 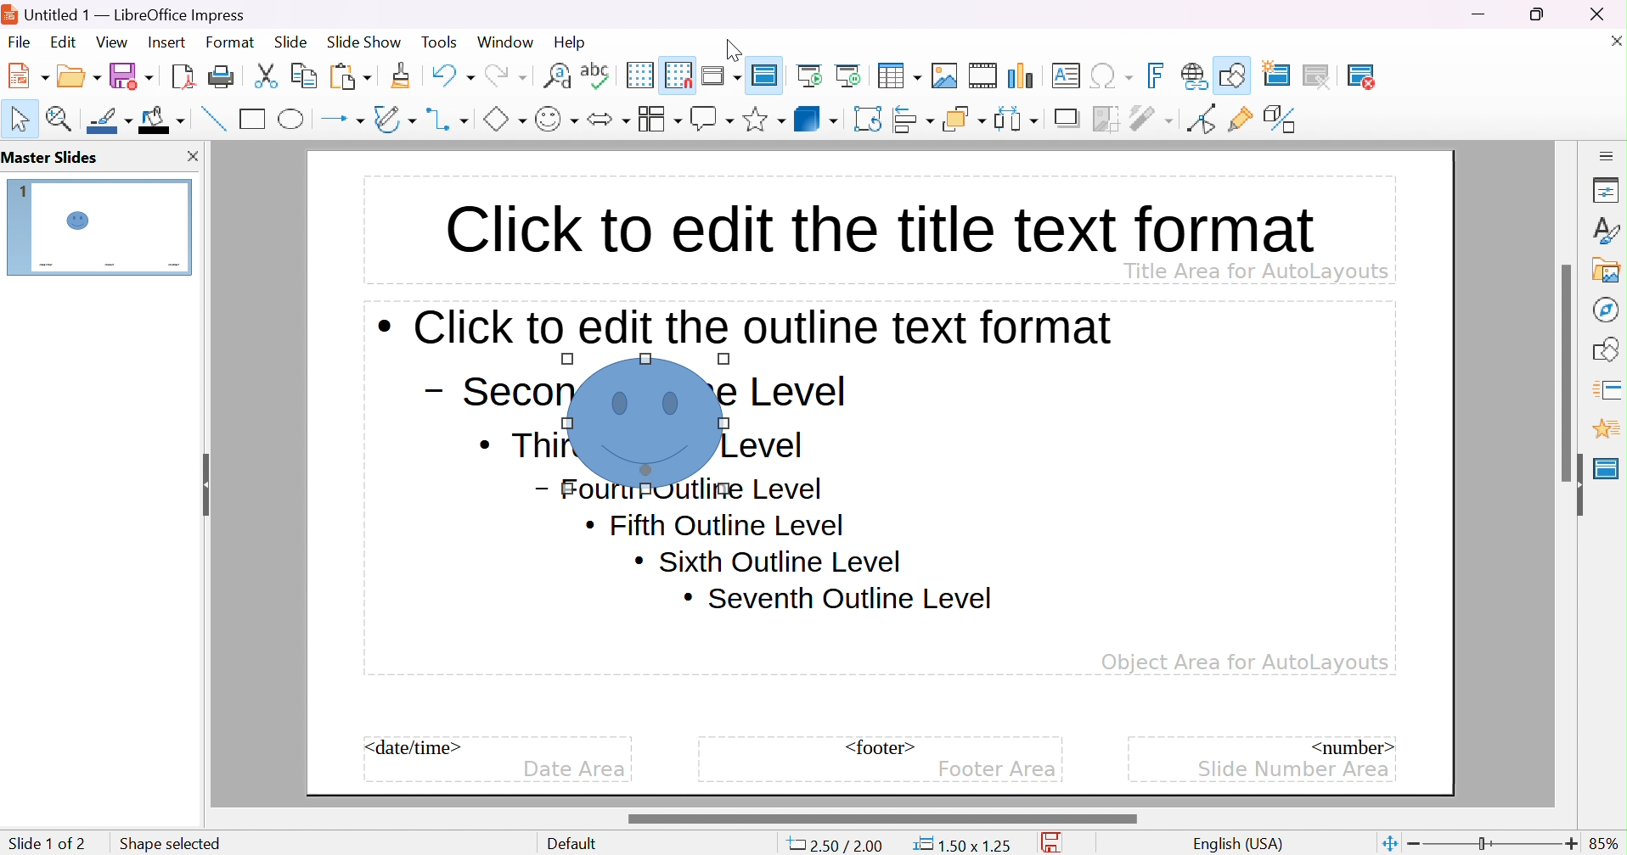 I want to click on seventh outline level, so click(x=839, y=599).